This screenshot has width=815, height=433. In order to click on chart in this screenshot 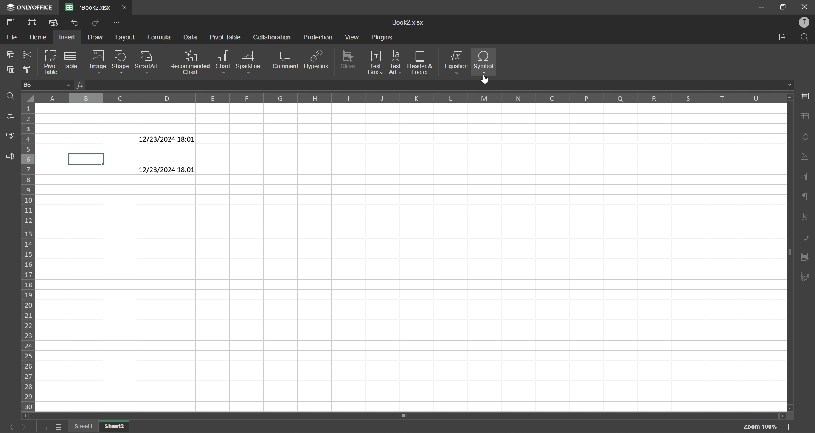, I will do `click(804, 136)`.